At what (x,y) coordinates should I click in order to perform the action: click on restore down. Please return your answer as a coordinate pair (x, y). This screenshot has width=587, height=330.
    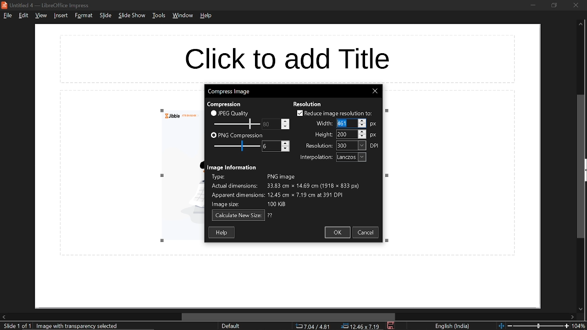
    Looking at the image, I should click on (555, 5).